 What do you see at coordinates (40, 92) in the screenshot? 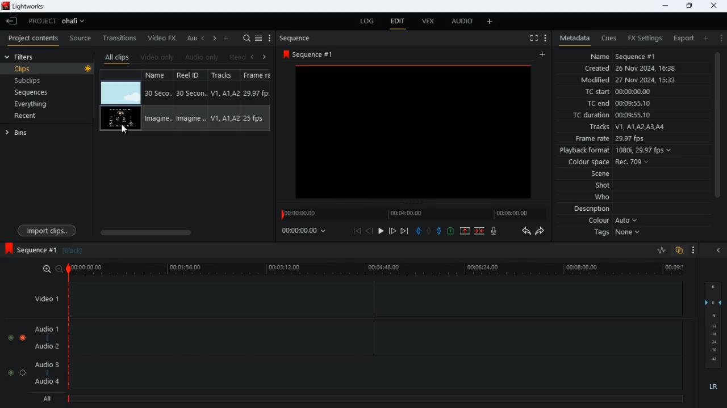
I see `sequences` at bounding box center [40, 92].